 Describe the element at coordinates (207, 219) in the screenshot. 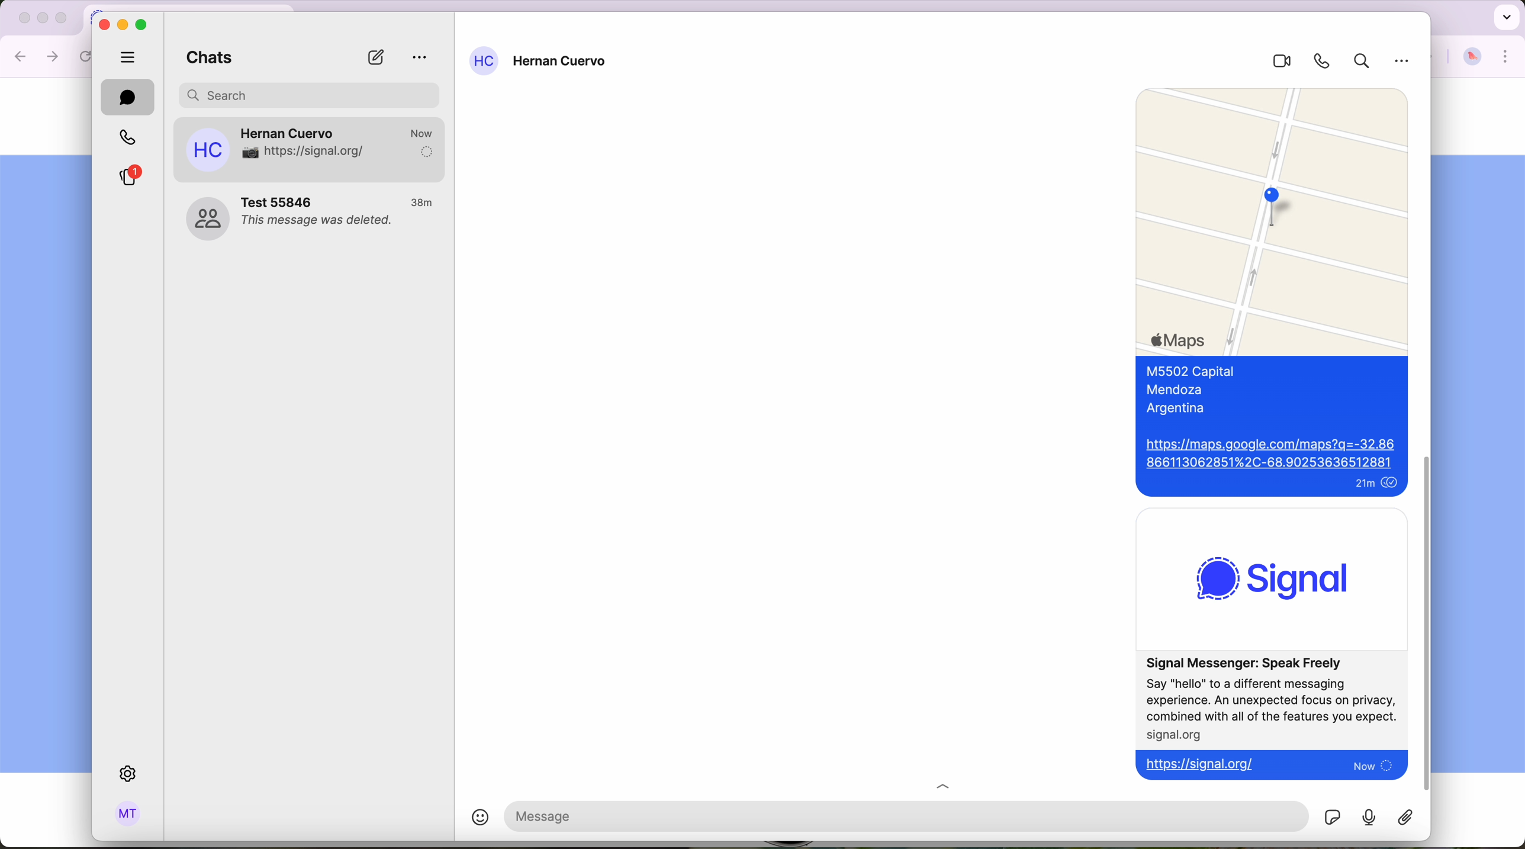

I see `00
ca` at that location.